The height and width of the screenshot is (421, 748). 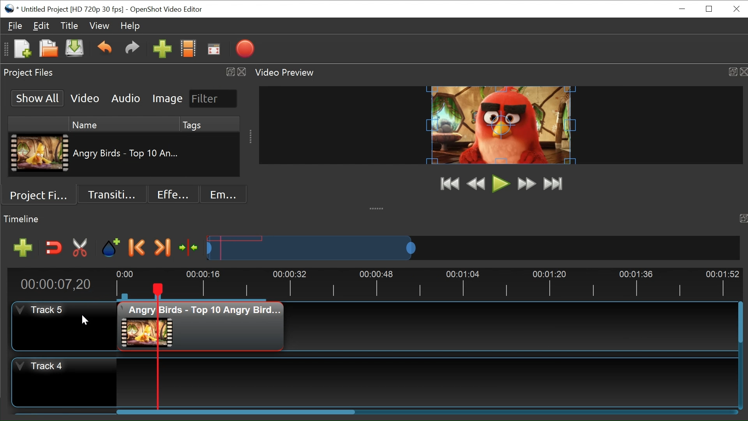 What do you see at coordinates (162, 248) in the screenshot?
I see `Next Marker` at bounding box center [162, 248].